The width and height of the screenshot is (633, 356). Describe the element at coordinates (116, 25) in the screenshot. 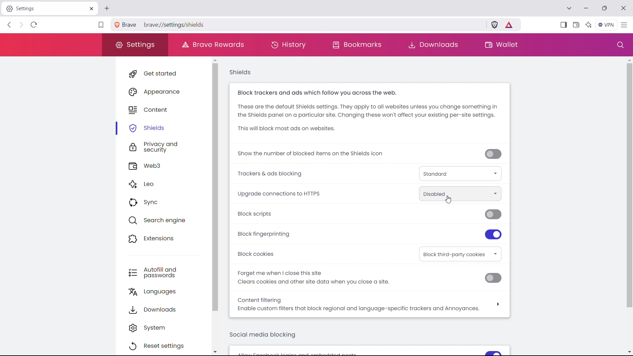

I see `view site information` at that location.